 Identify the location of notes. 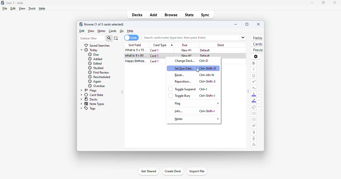
(102, 31).